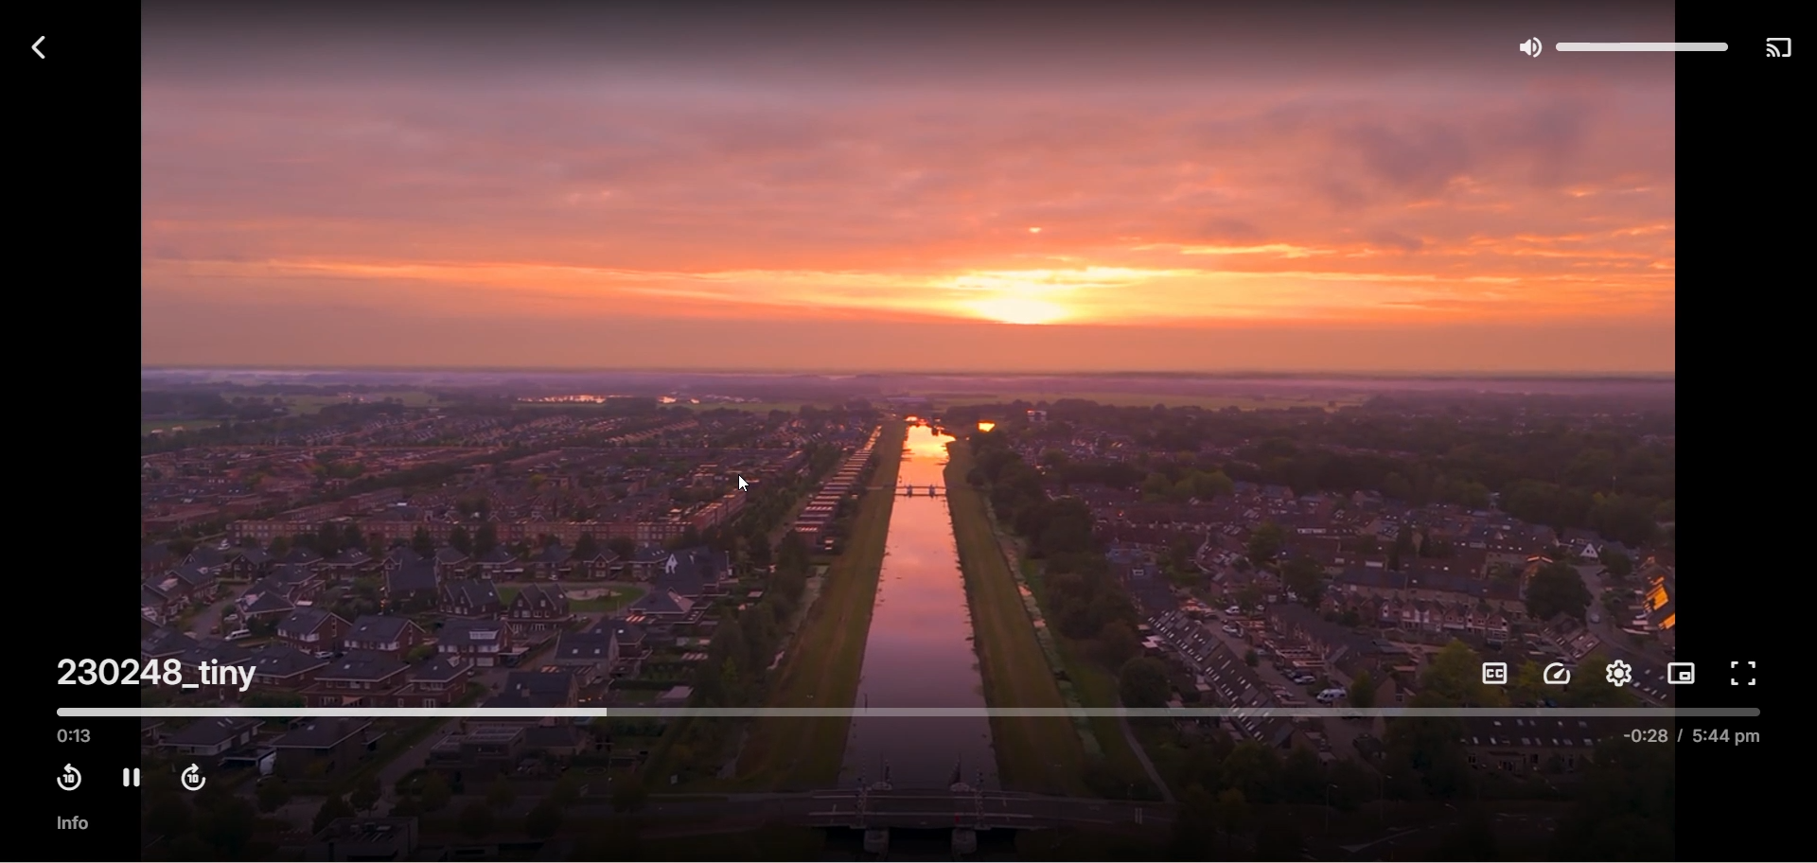 The image size is (1817, 863). What do you see at coordinates (35, 48) in the screenshot?
I see `back` at bounding box center [35, 48].